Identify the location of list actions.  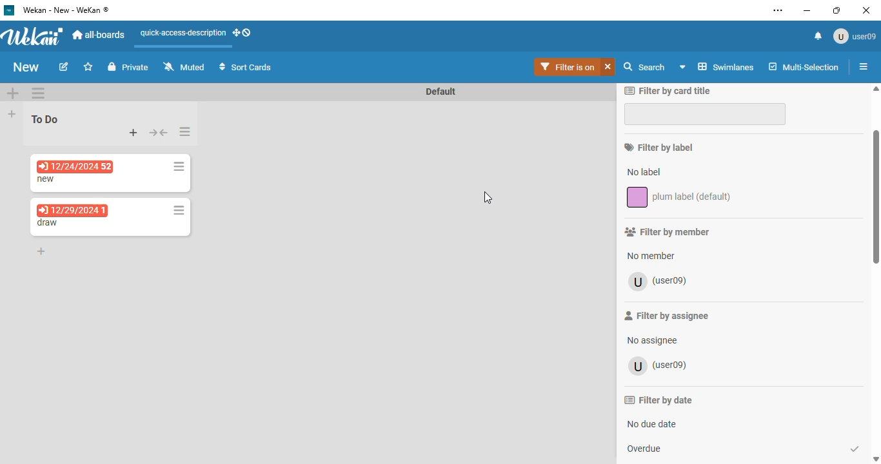
(186, 131).